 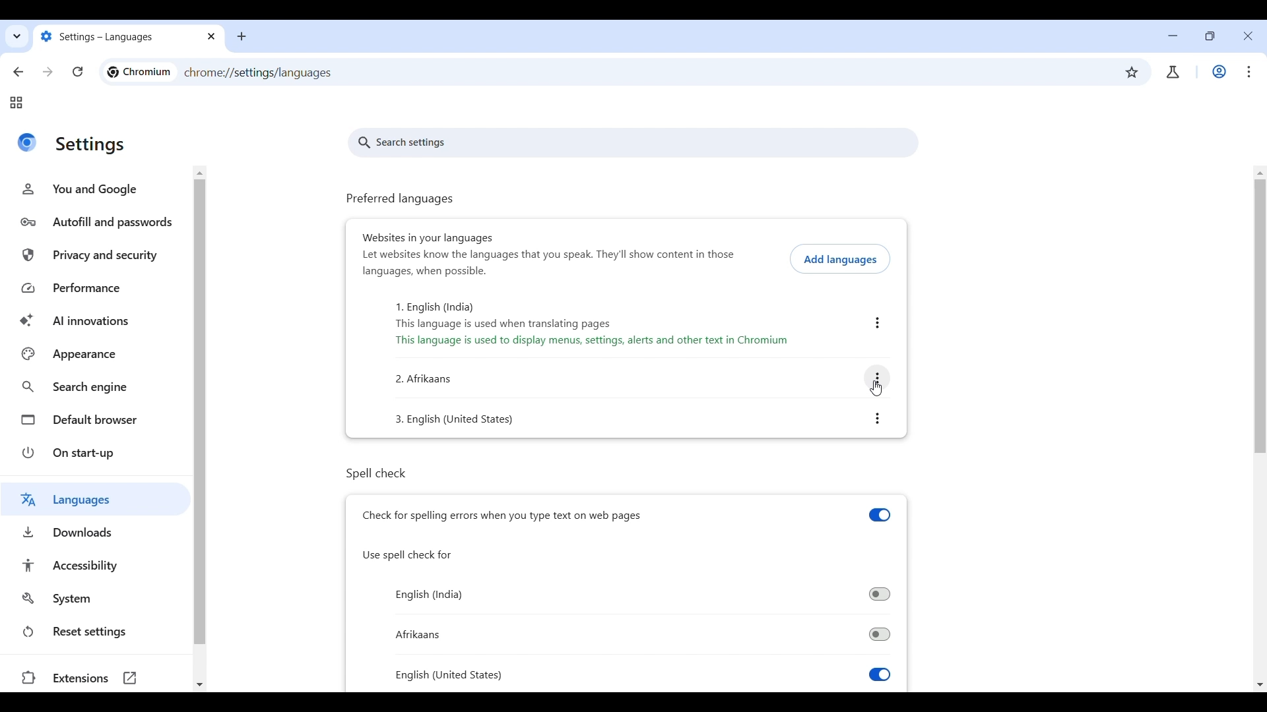 What do you see at coordinates (98, 599) in the screenshot?
I see `System` at bounding box center [98, 599].